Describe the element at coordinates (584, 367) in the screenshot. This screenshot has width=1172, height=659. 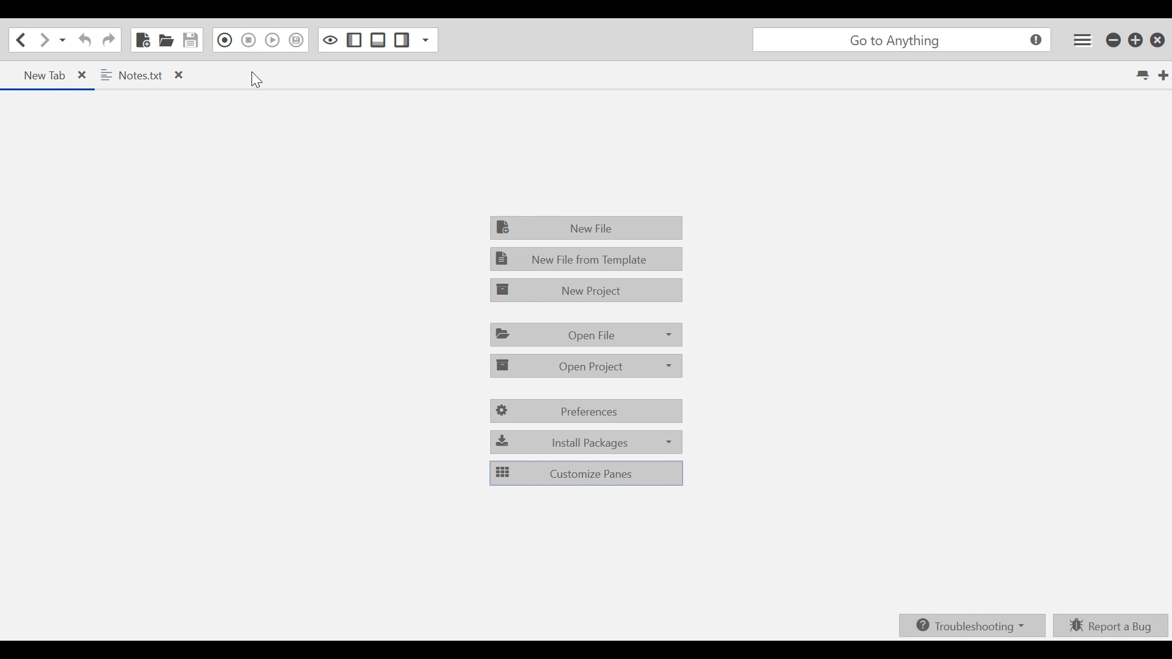
I see `Open Project` at that location.